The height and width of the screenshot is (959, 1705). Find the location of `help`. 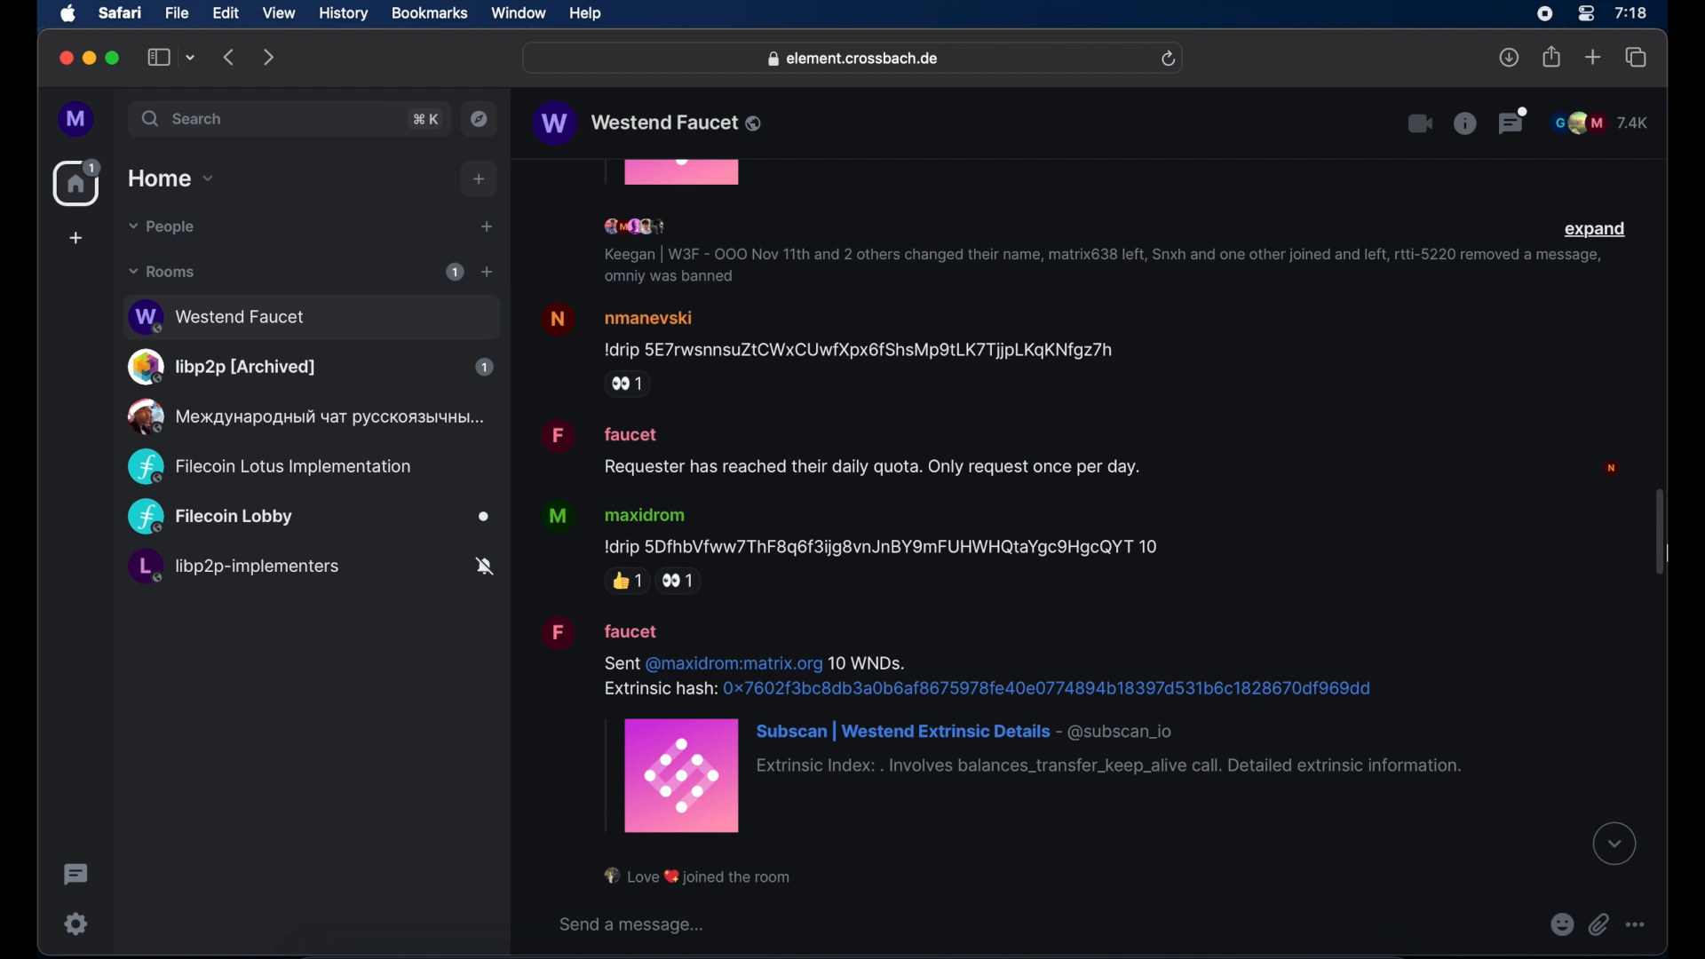

help is located at coordinates (585, 14).